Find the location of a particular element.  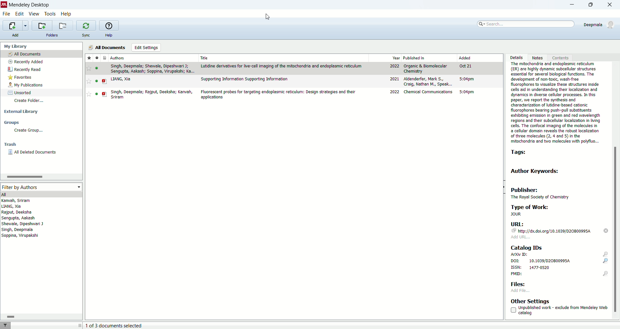

filter by authors is located at coordinates (40, 187).